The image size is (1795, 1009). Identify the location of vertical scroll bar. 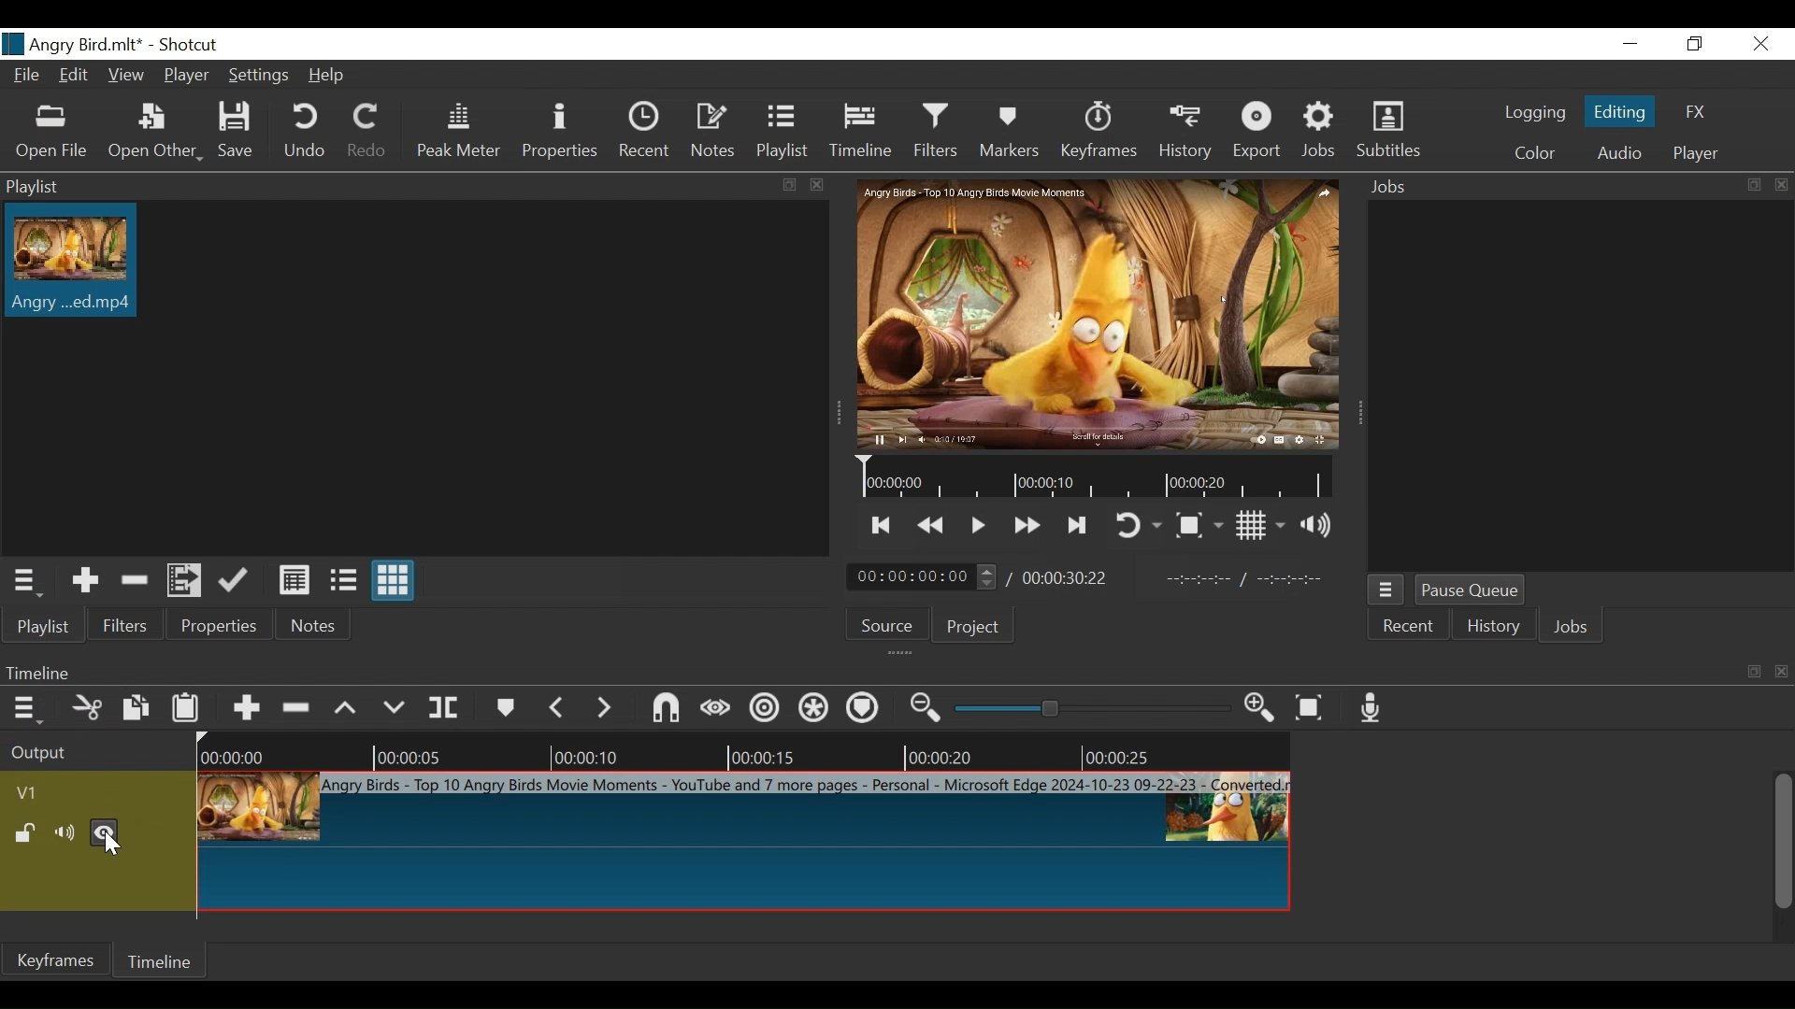
(1774, 860).